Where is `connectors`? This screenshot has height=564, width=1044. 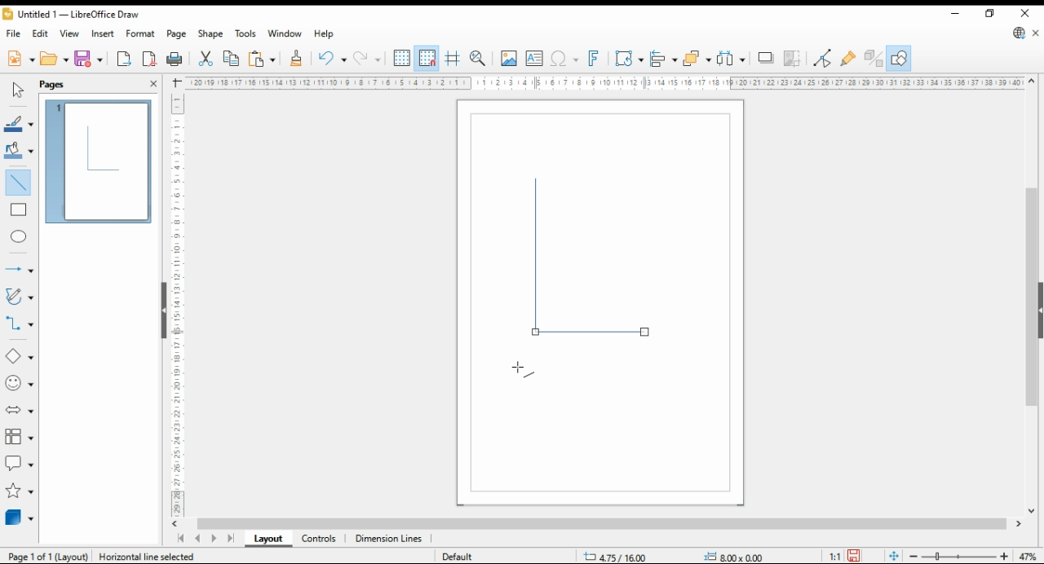 connectors is located at coordinates (20, 324).